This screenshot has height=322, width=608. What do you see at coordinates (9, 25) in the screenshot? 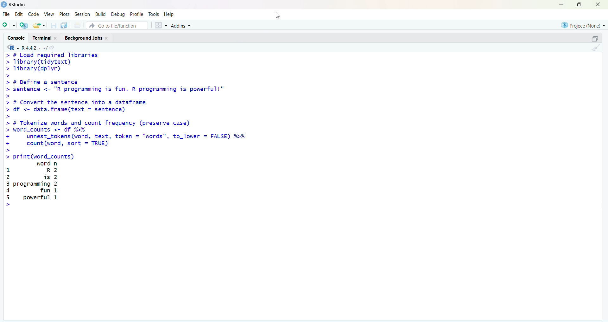
I see `new script` at bounding box center [9, 25].